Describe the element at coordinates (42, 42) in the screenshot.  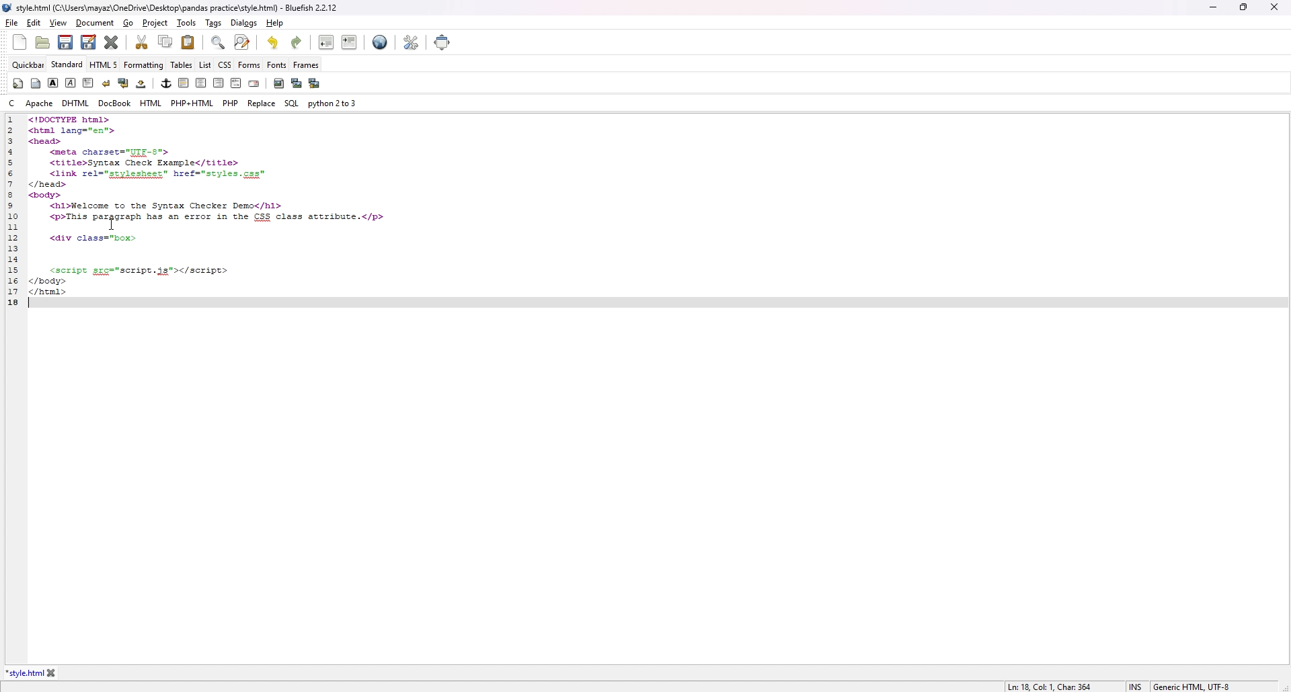
I see `open` at that location.